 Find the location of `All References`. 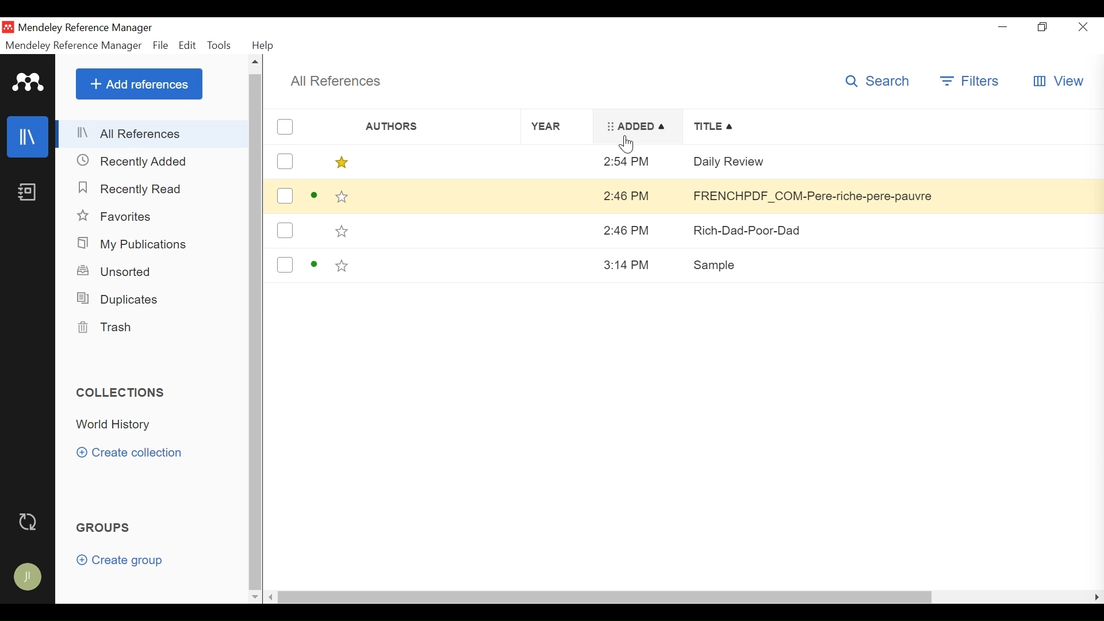

All References is located at coordinates (152, 133).